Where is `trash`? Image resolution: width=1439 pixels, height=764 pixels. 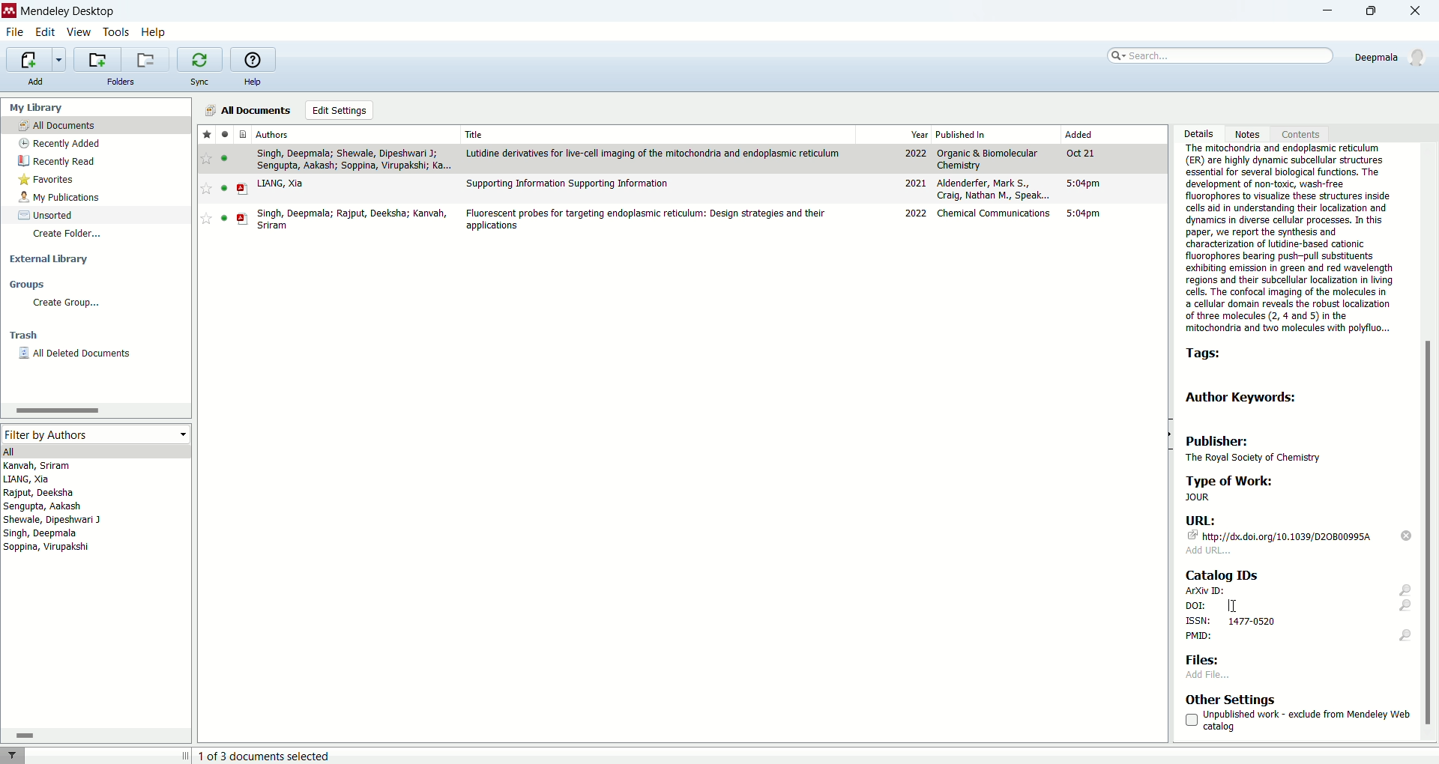
trash is located at coordinates (24, 336).